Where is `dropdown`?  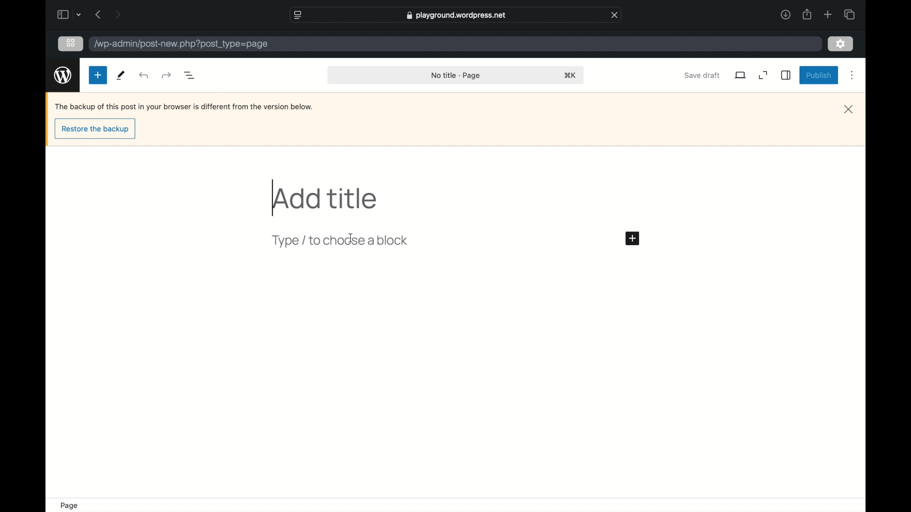
dropdown is located at coordinates (79, 15).